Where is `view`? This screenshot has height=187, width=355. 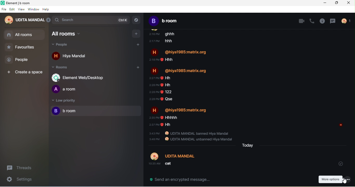
view is located at coordinates (21, 9).